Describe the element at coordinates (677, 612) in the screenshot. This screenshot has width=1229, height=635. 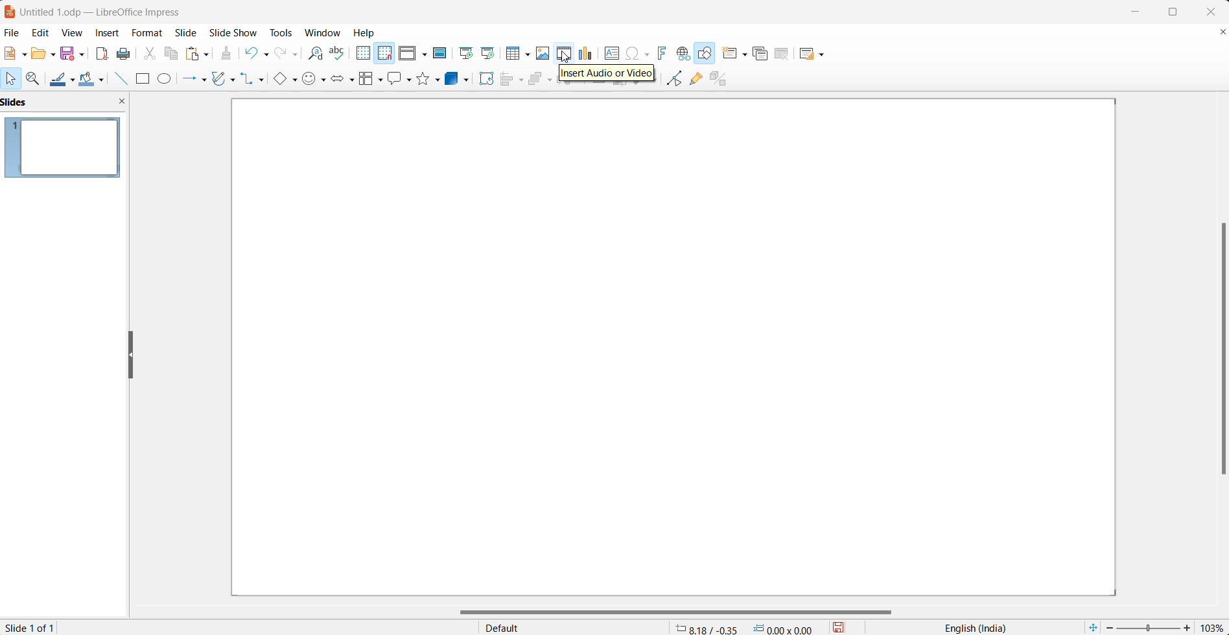
I see `horizontal scroll  bar` at that location.